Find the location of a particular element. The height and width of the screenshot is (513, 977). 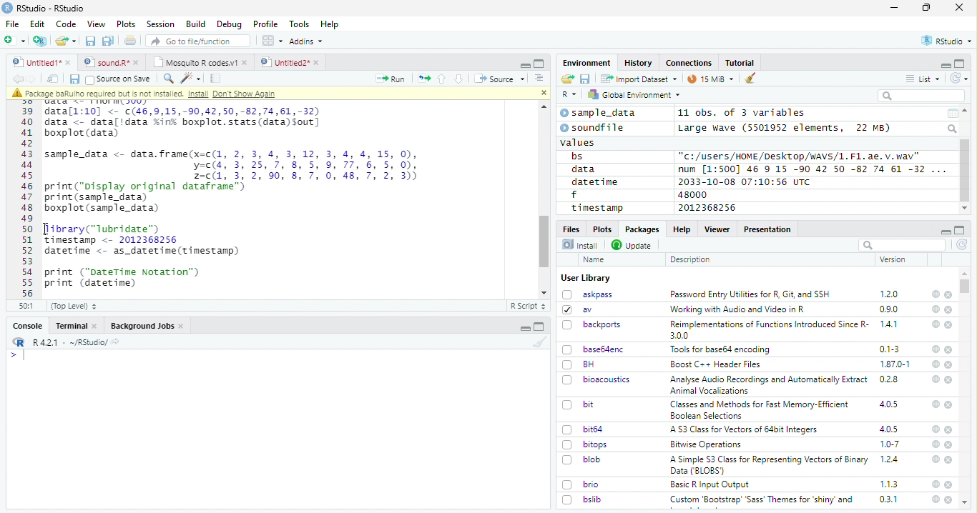

2012368256 is located at coordinates (710, 208).